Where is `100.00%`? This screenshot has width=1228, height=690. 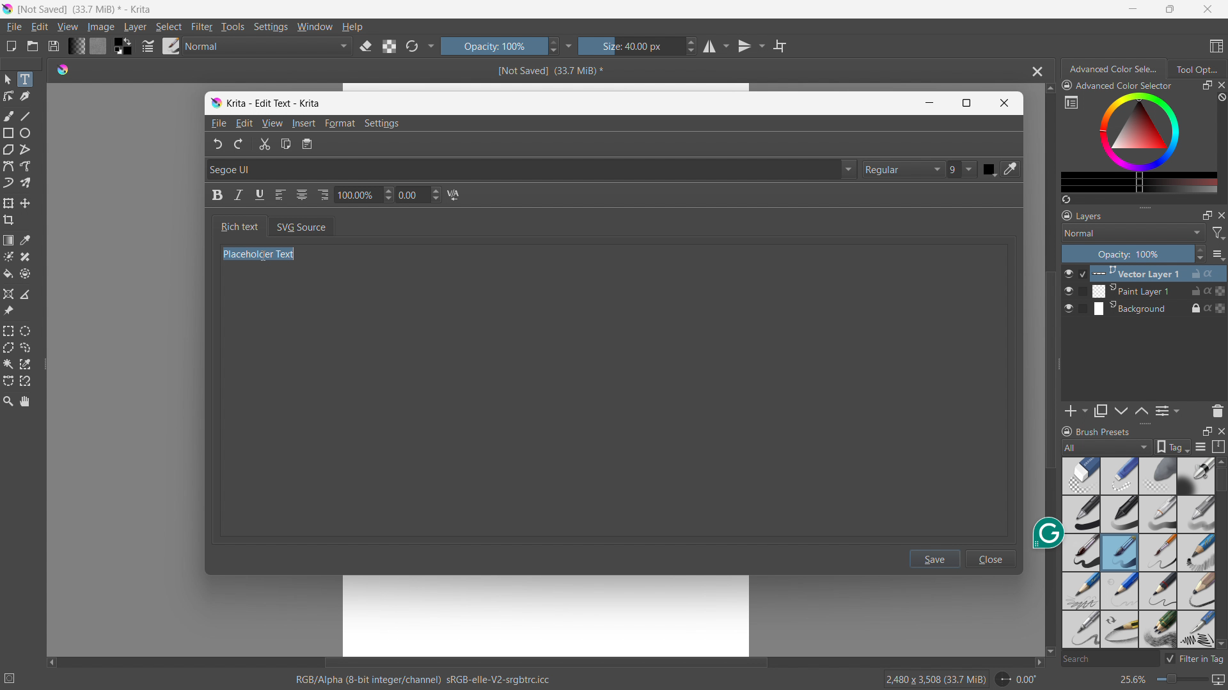 100.00% is located at coordinates (364, 196).